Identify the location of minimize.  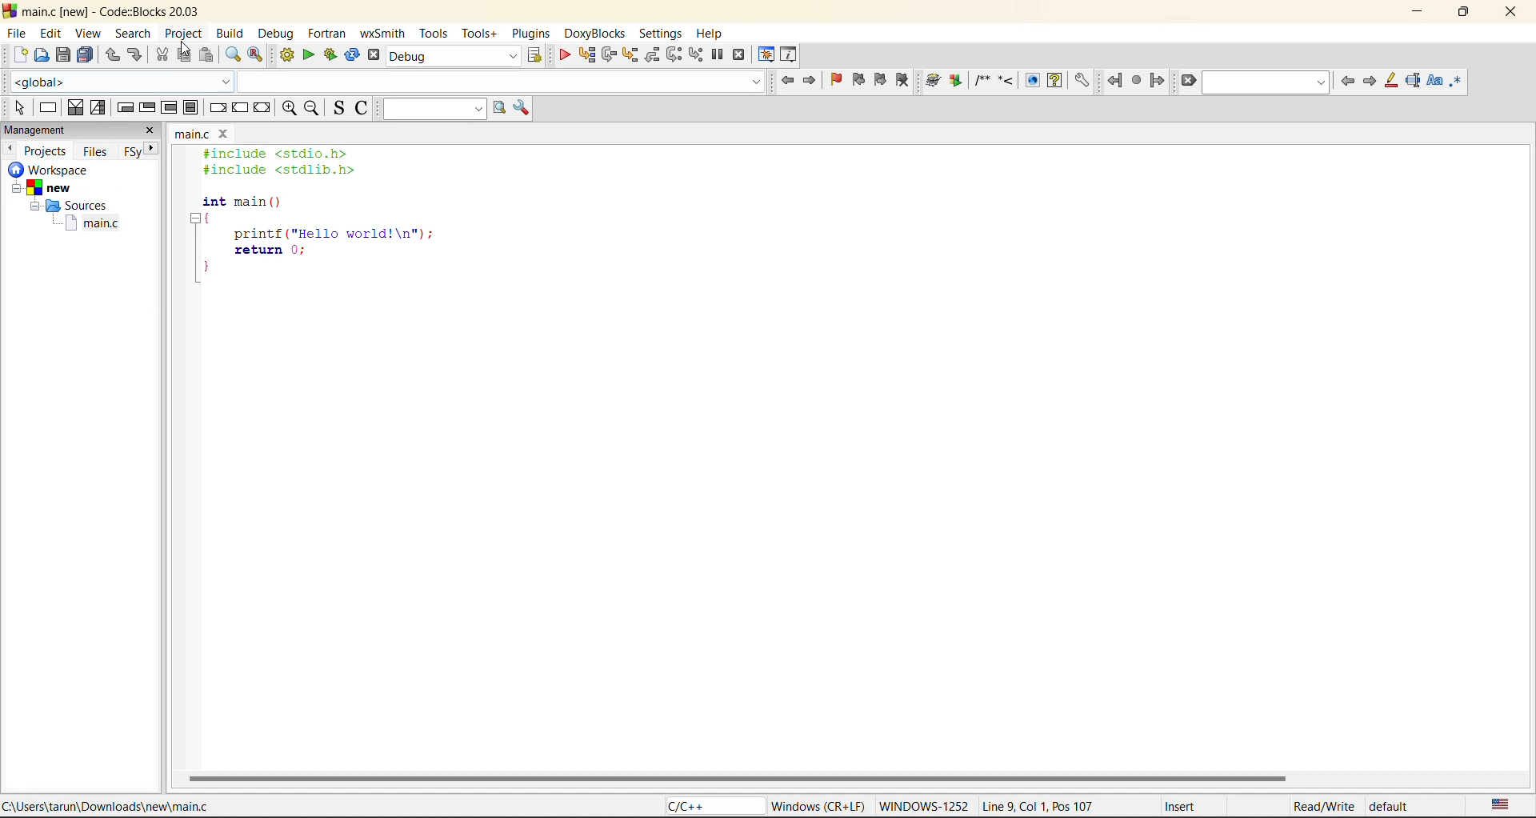
(1423, 14).